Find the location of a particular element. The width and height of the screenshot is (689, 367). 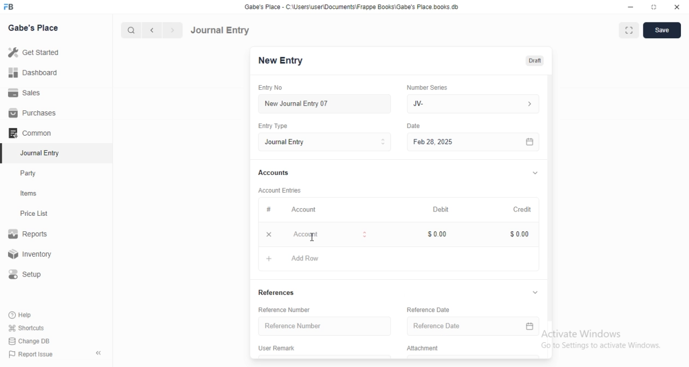

+ AddRow is located at coordinates (293, 260).